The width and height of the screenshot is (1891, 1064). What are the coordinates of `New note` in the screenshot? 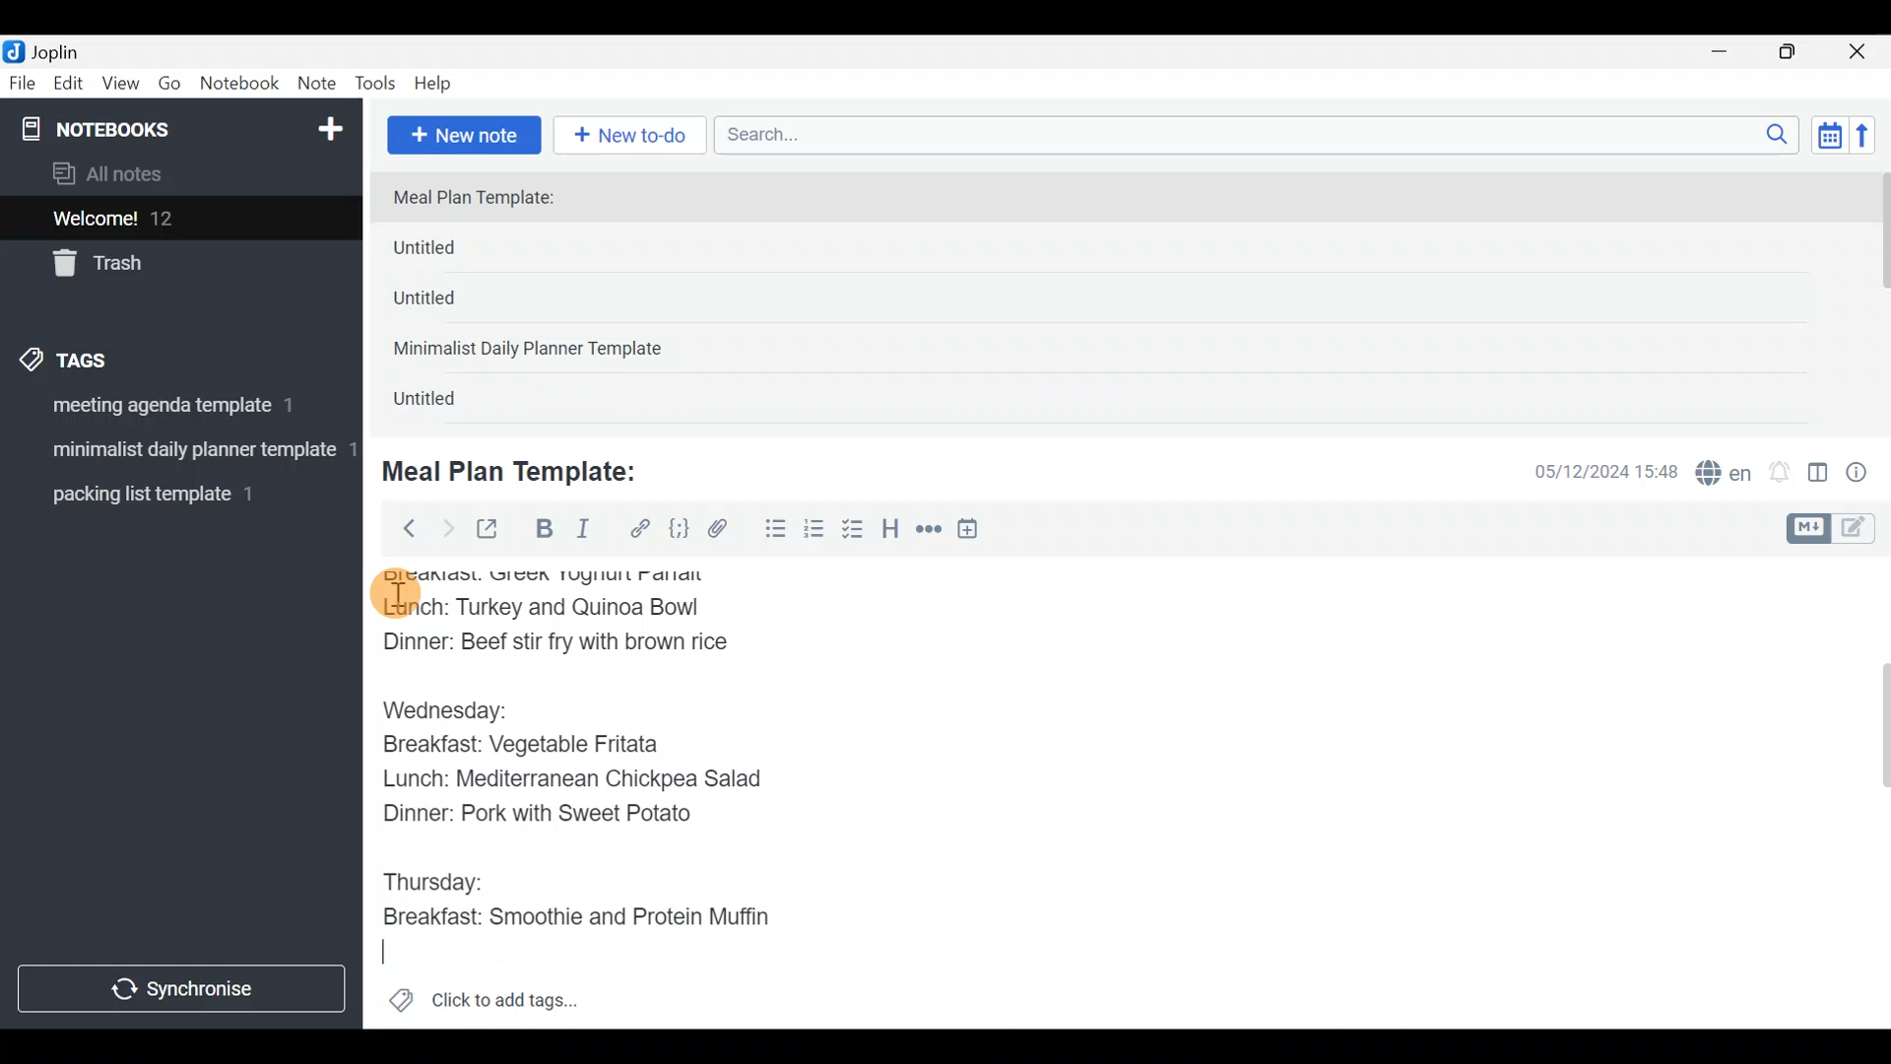 It's located at (462, 133).